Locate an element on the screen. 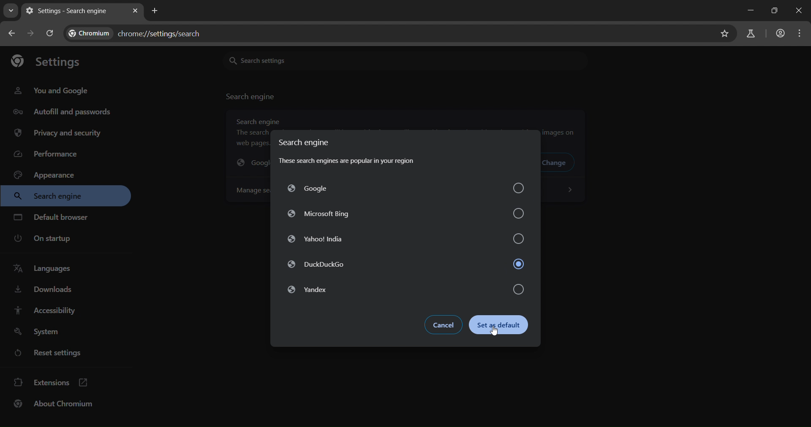 This screenshot has height=427, width=811. chrome://settings/search is located at coordinates (140, 32).